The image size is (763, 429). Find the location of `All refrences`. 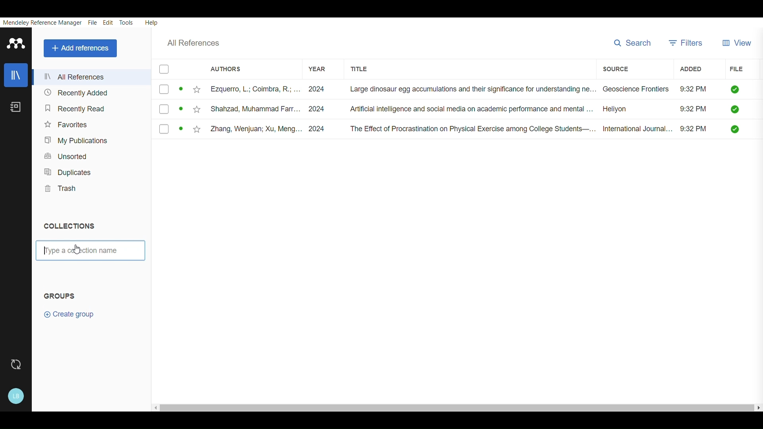

All refrences is located at coordinates (75, 77).